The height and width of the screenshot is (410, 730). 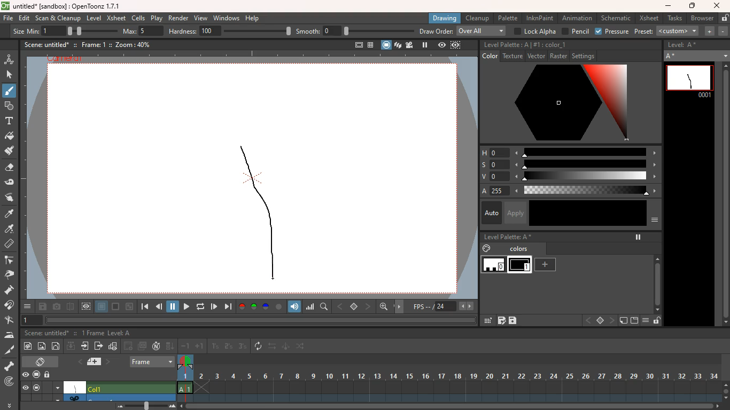 What do you see at coordinates (564, 104) in the screenshot?
I see `color` at bounding box center [564, 104].